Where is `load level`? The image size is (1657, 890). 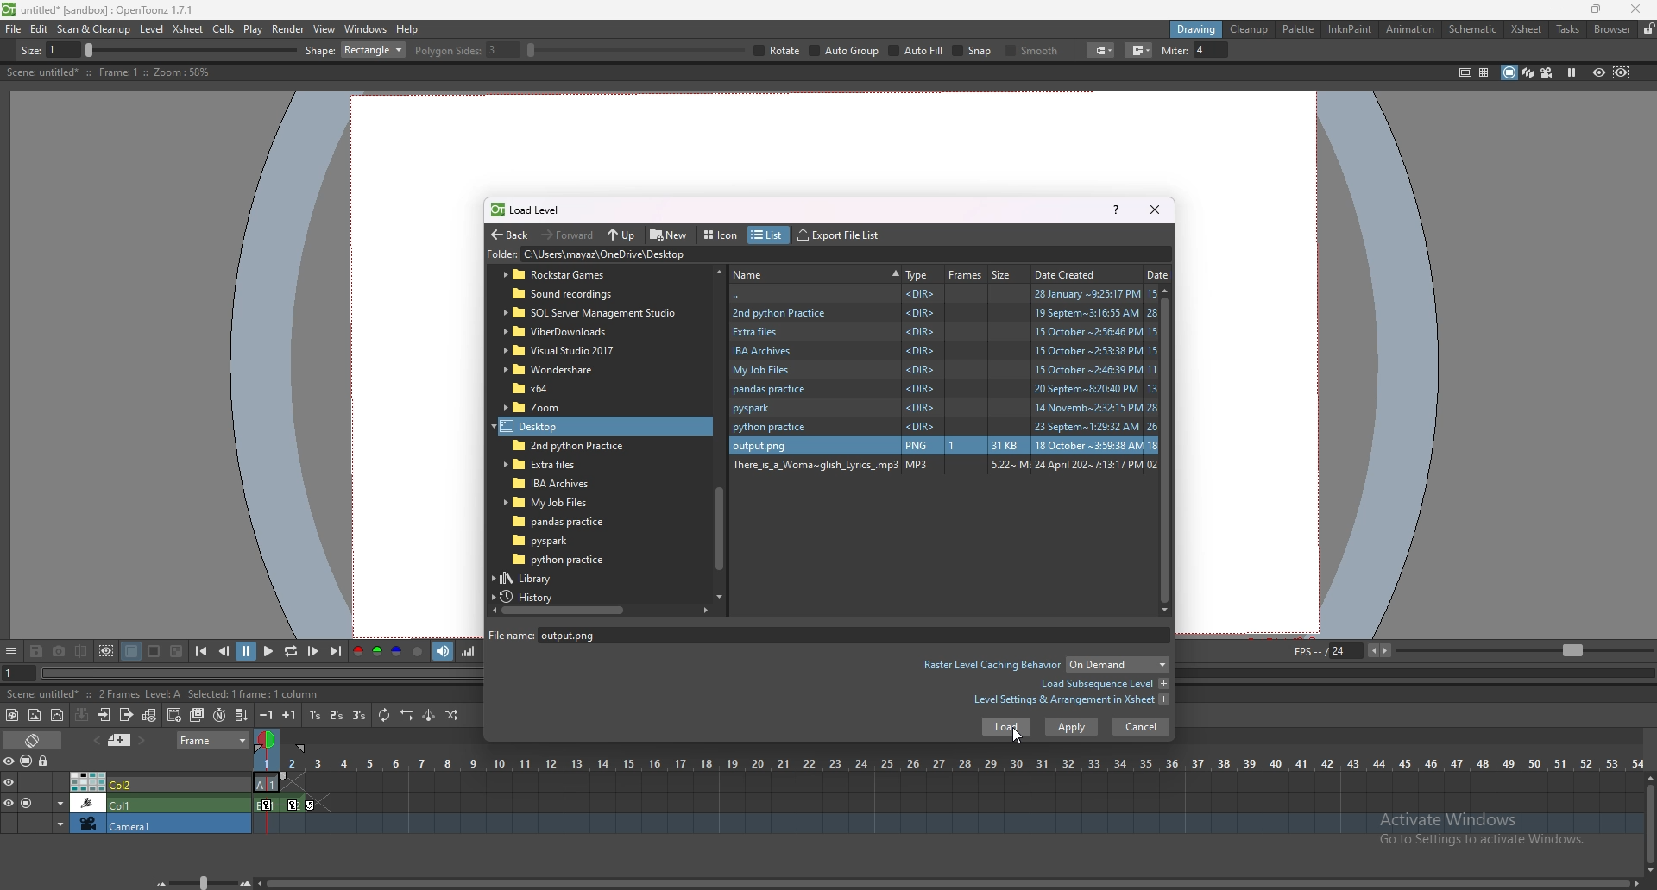 load level is located at coordinates (533, 210).